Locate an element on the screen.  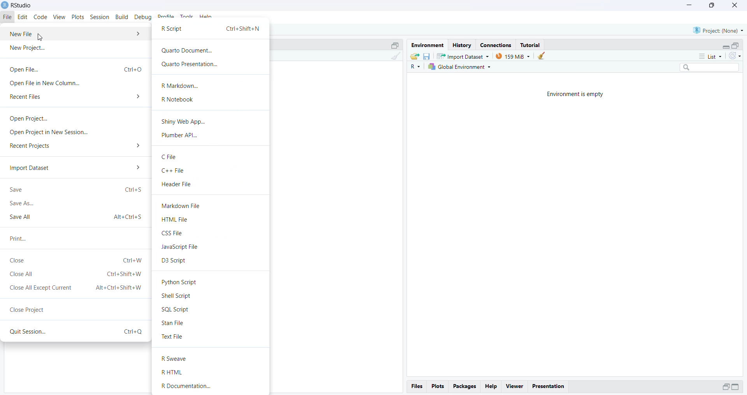
maximize is located at coordinates (711, 6).